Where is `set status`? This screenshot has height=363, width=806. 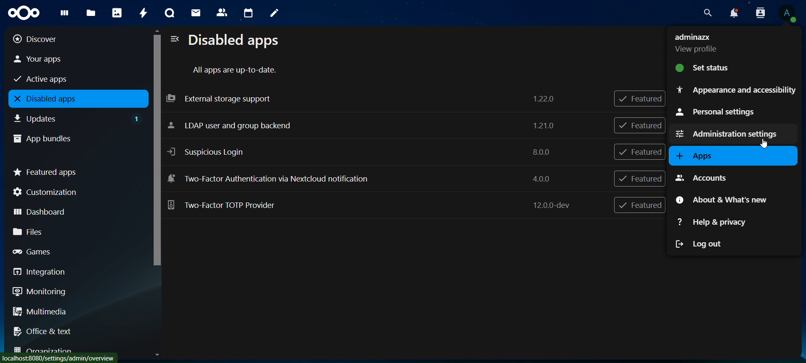
set status is located at coordinates (720, 67).